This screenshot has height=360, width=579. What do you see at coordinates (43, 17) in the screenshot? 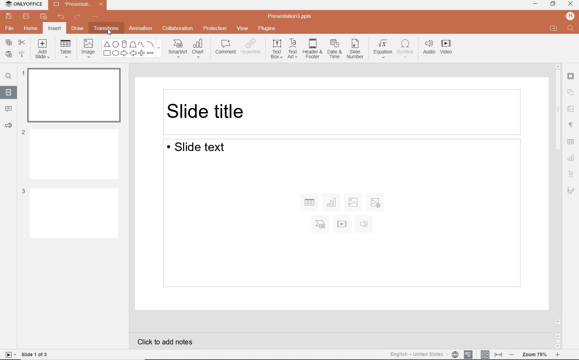
I see `quick print` at bounding box center [43, 17].